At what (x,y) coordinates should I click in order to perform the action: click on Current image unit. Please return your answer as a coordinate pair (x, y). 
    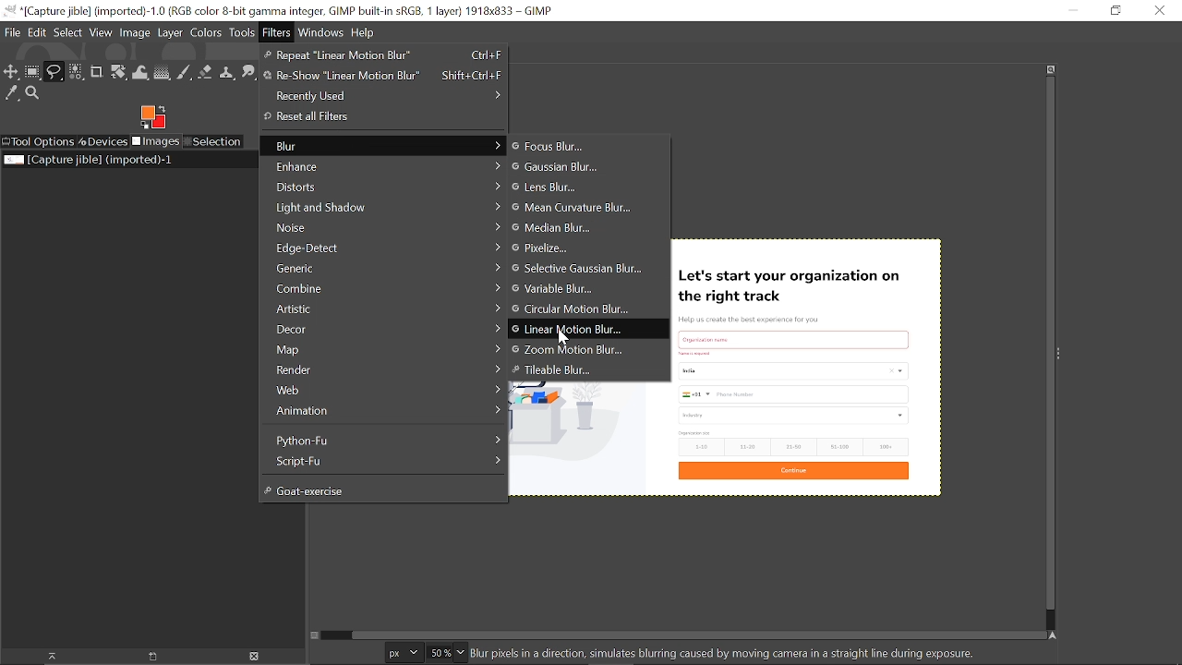
    Looking at the image, I should click on (402, 653).